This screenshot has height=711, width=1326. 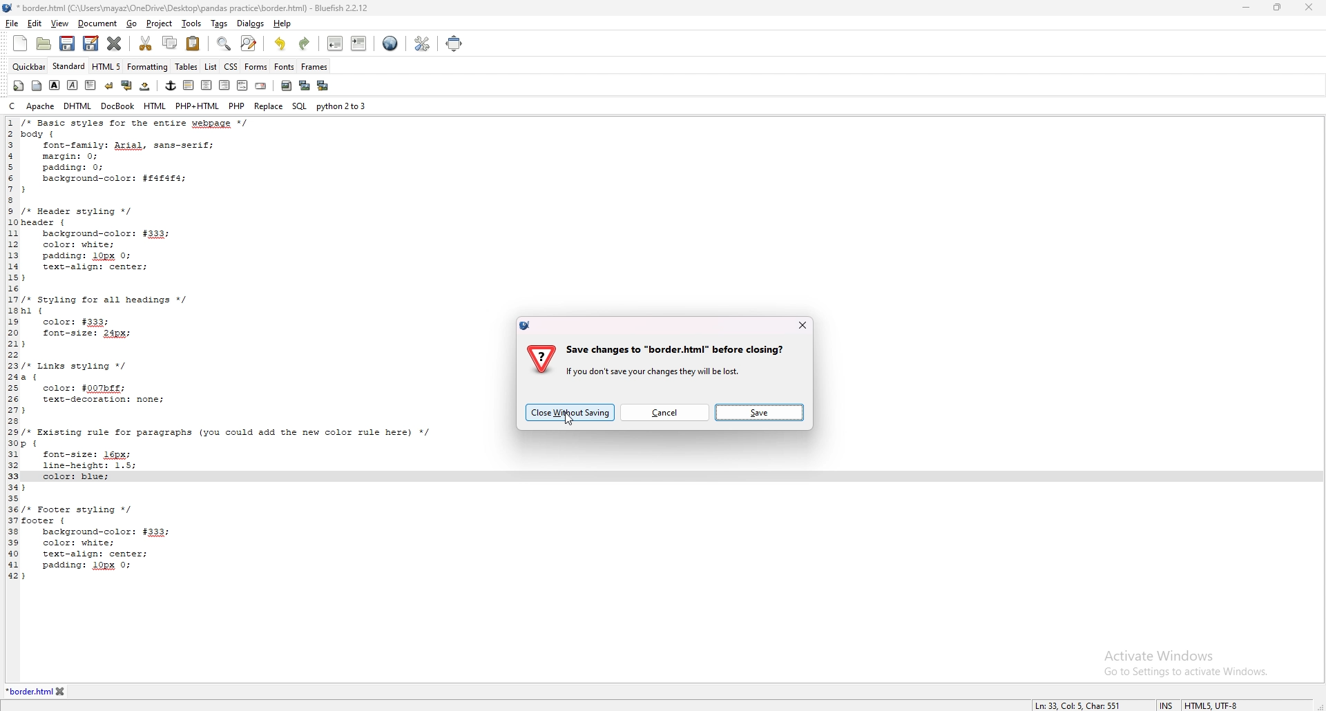 I want to click on sql, so click(x=299, y=106).